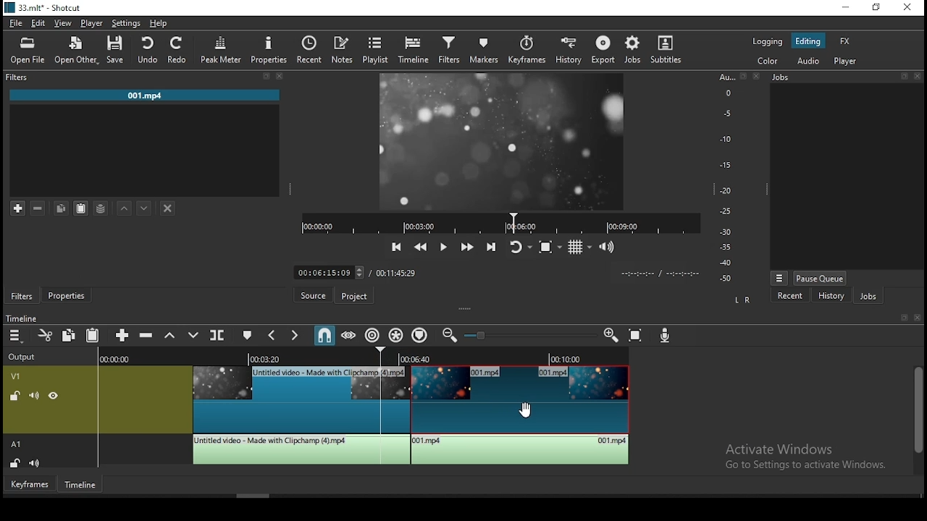 This screenshot has width=927, height=521. I want to click on audio clip, so click(300, 449).